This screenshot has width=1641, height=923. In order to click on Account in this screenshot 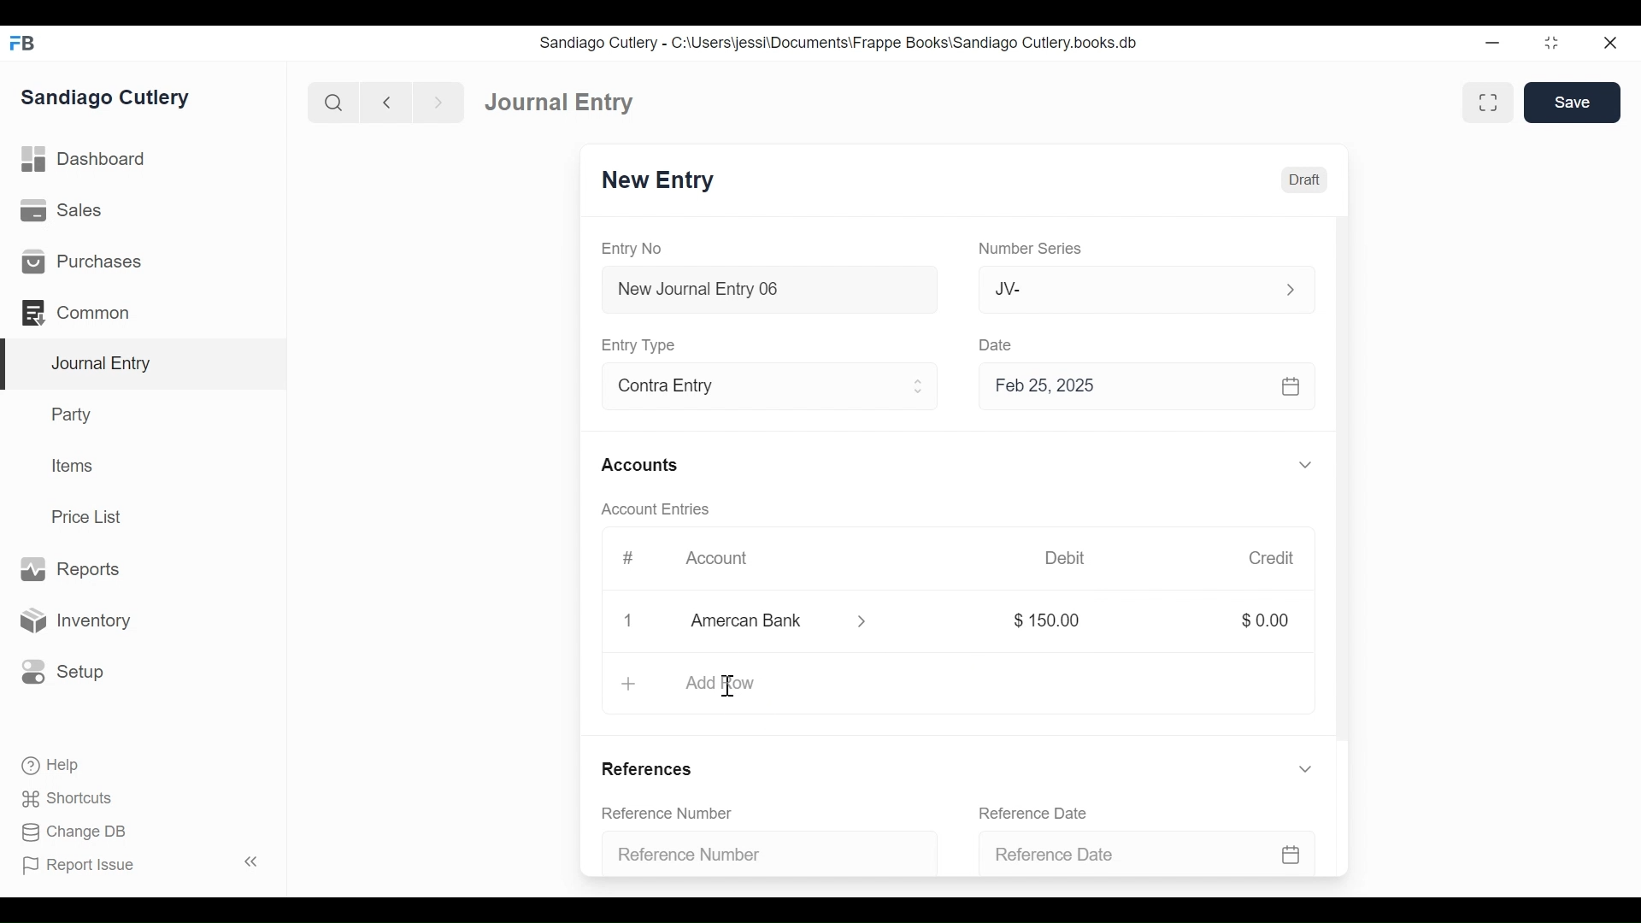, I will do `click(728, 563)`.